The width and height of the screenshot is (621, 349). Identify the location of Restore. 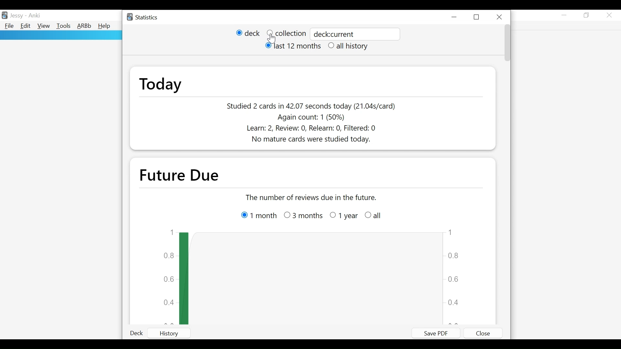
(478, 17).